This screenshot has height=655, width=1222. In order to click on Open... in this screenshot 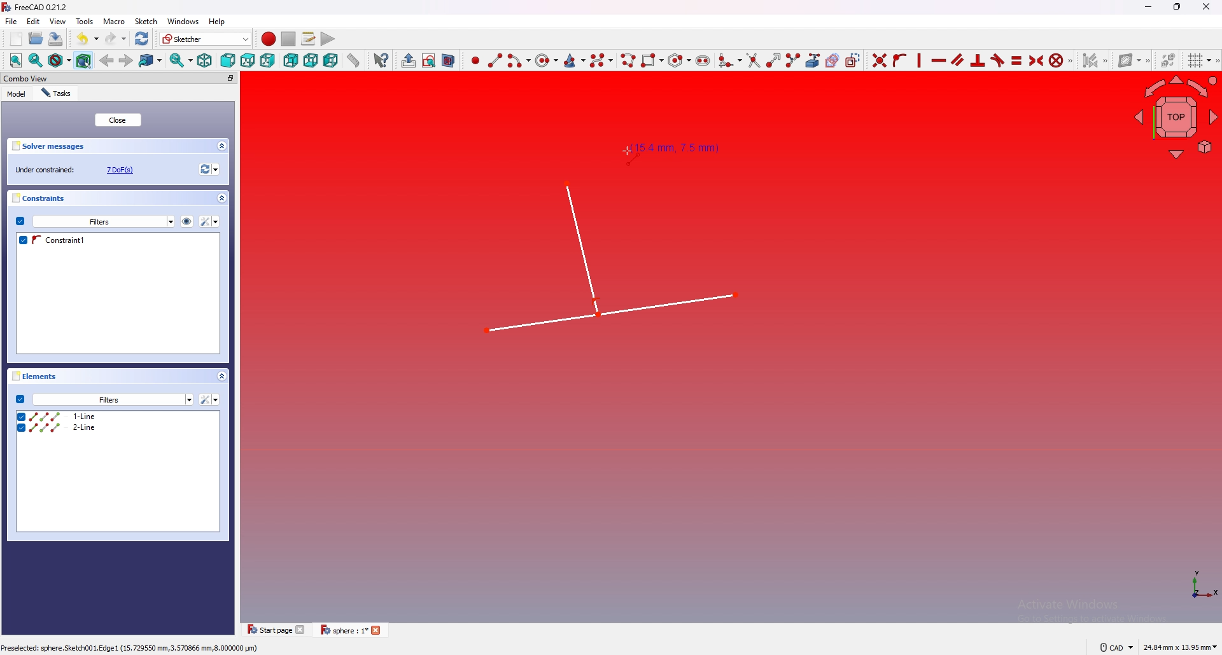, I will do `click(35, 39)`.